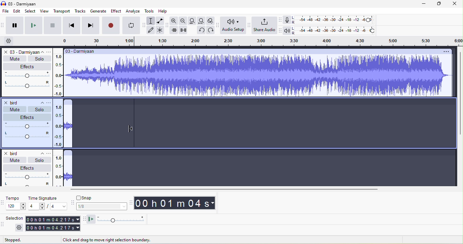 The image size is (463, 244). Describe the element at coordinates (115, 11) in the screenshot. I see `effect` at that location.